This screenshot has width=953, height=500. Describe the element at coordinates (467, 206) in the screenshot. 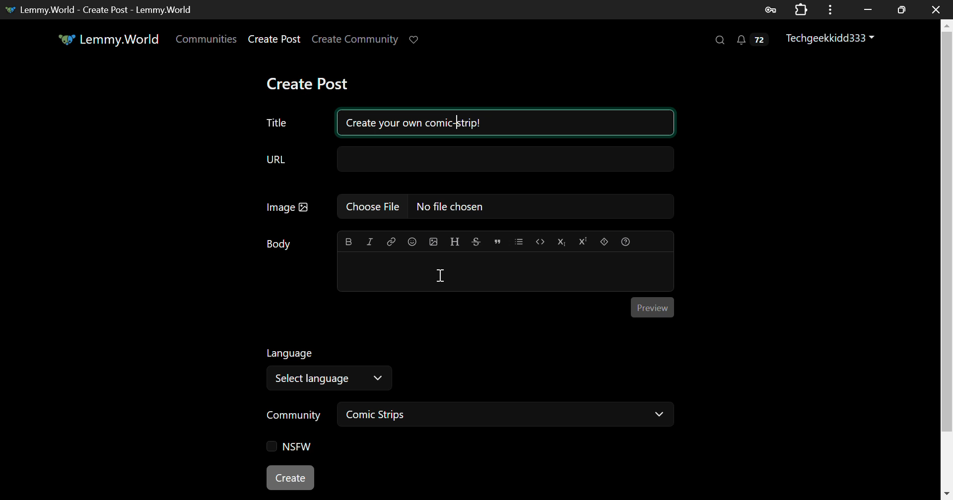

I see `Image Field` at that location.